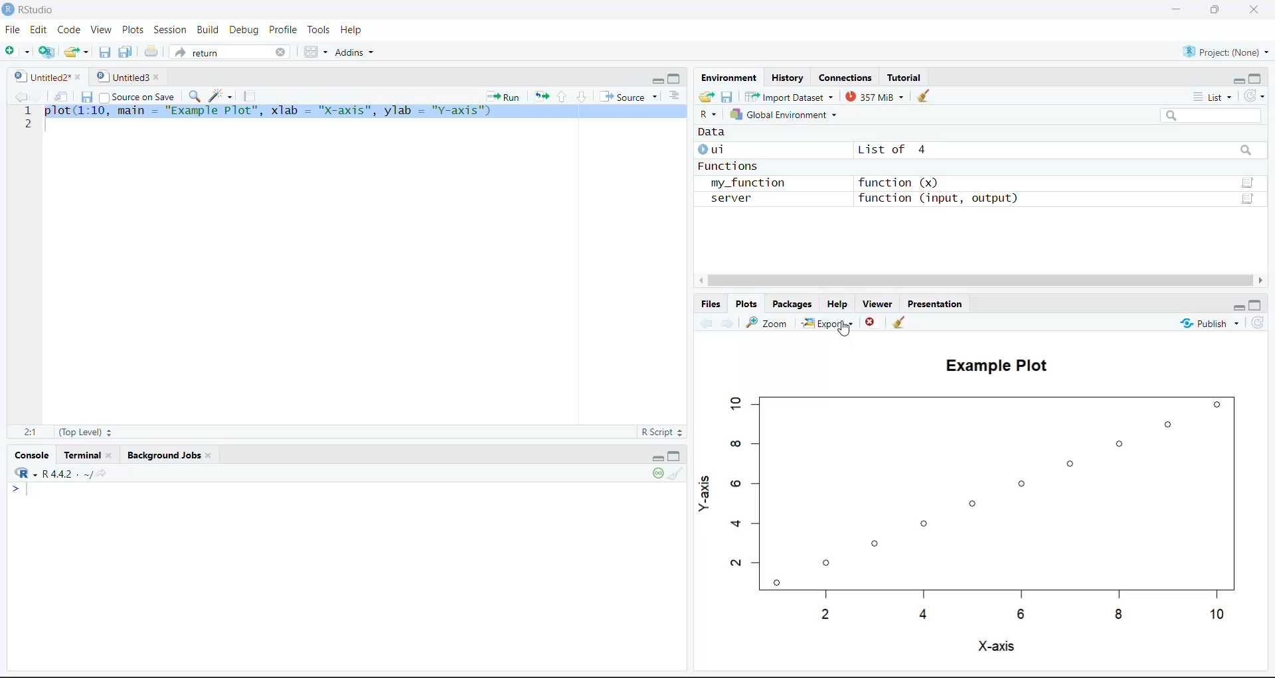 Image resolution: width=1275 pixels, height=678 pixels. Describe the element at coordinates (207, 29) in the screenshot. I see `Build` at that location.